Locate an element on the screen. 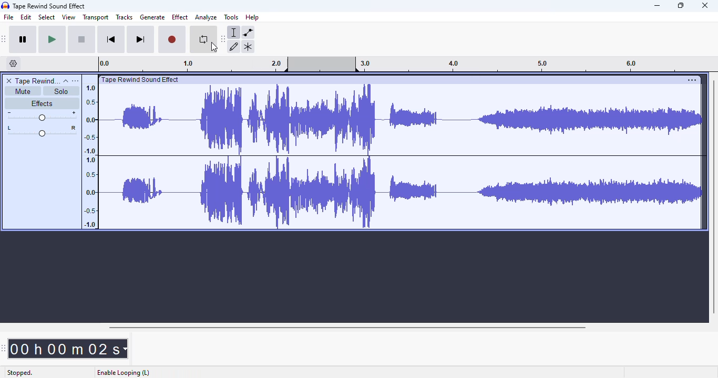  minimize is located at coordinates (657, 6).